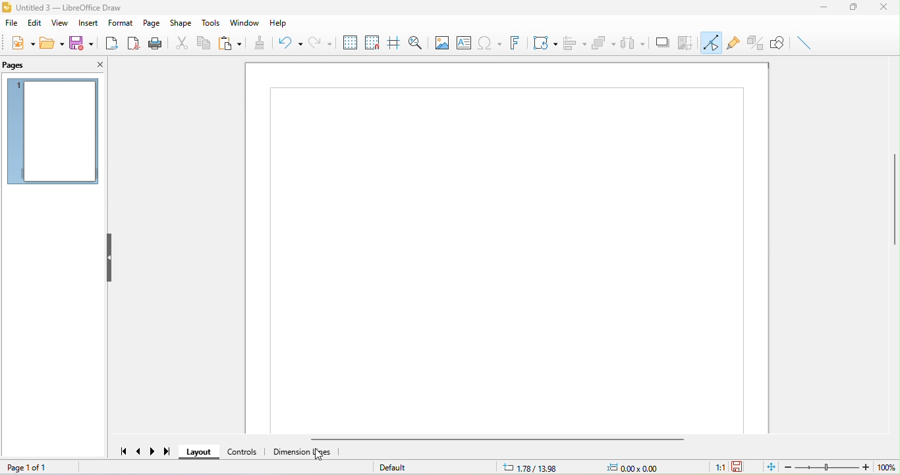  What do you see at coordinates (351, 41) in the screenshot?
I see `display to grid` at bounding box center [351, 41].